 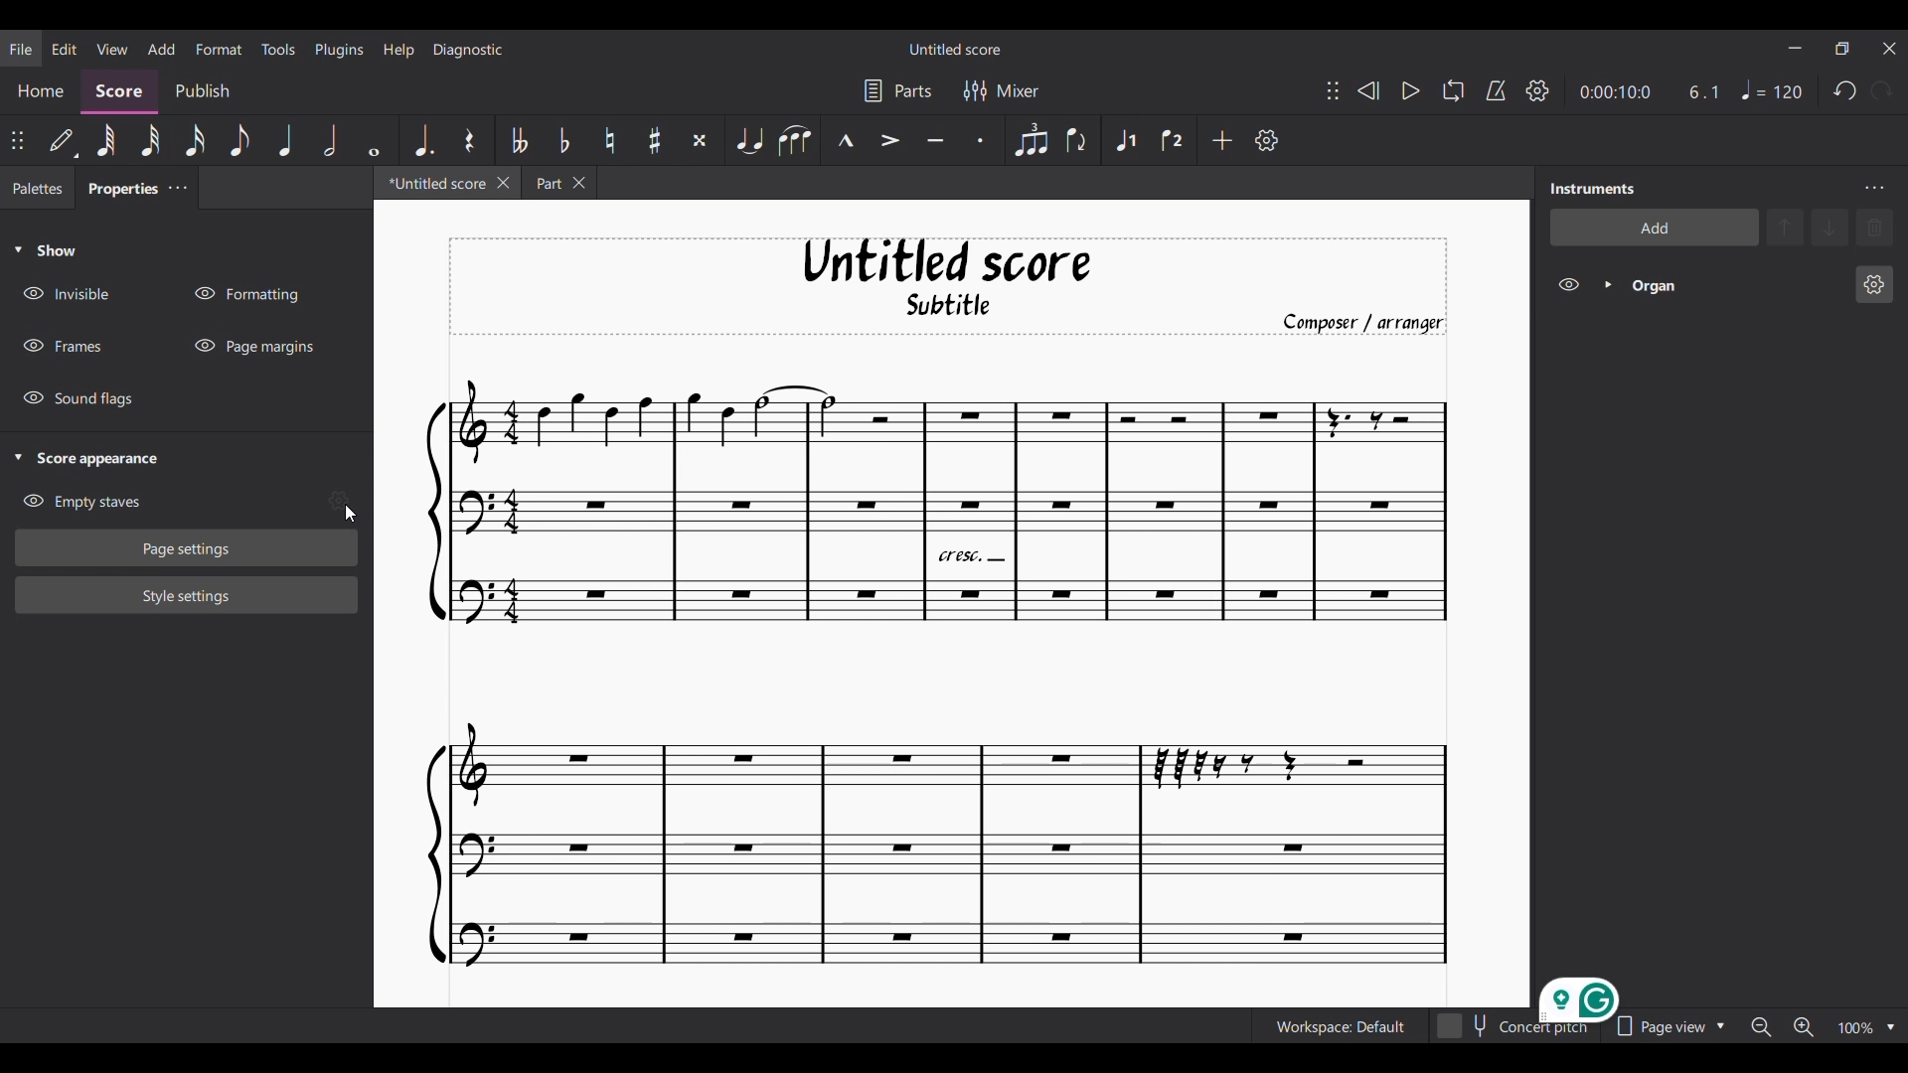 What do you see at coordinates (1221, 139) in the screenshot?
I see `Add` at bounding box center [1221, 139].